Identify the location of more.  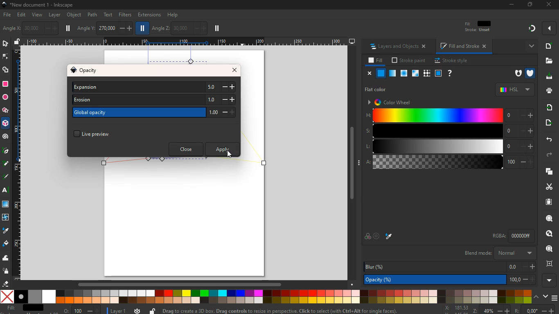
(549, 280).